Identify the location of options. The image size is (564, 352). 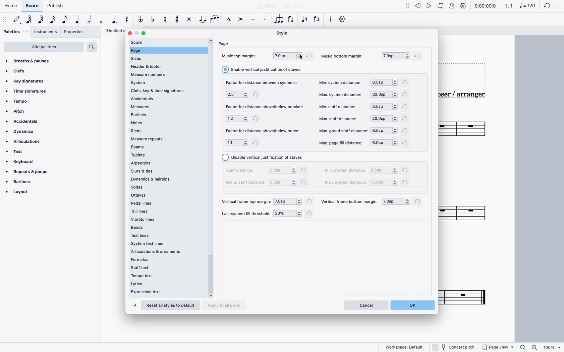
(384, 106).